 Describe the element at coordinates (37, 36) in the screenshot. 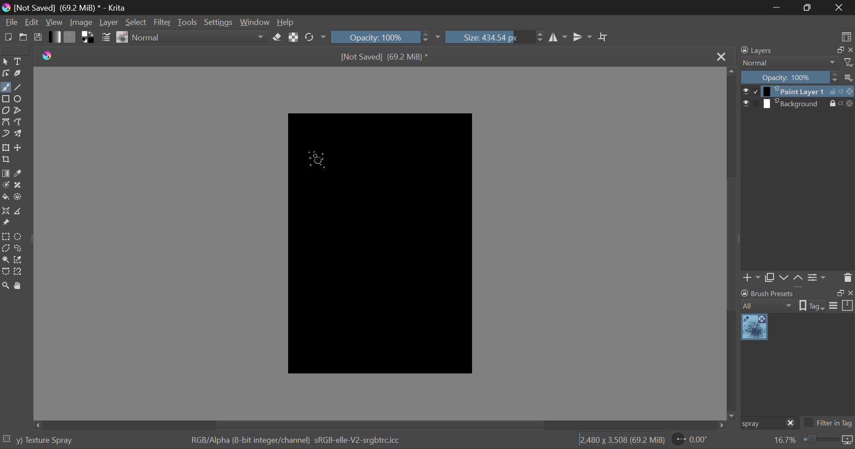

I see `Save` at that location.